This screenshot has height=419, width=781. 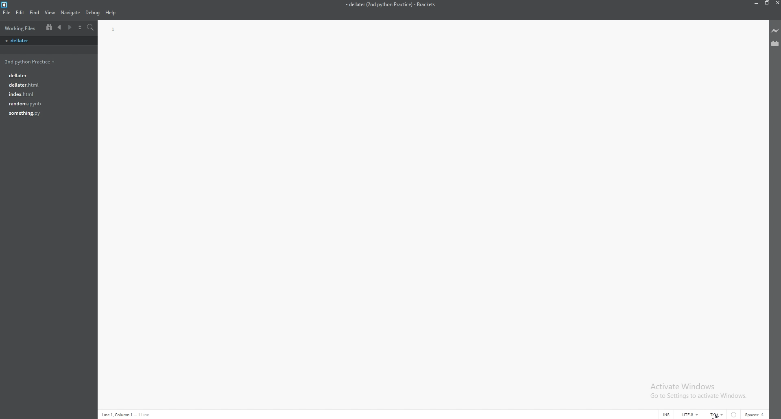 I want to click on file, so click(x=45, y=94).